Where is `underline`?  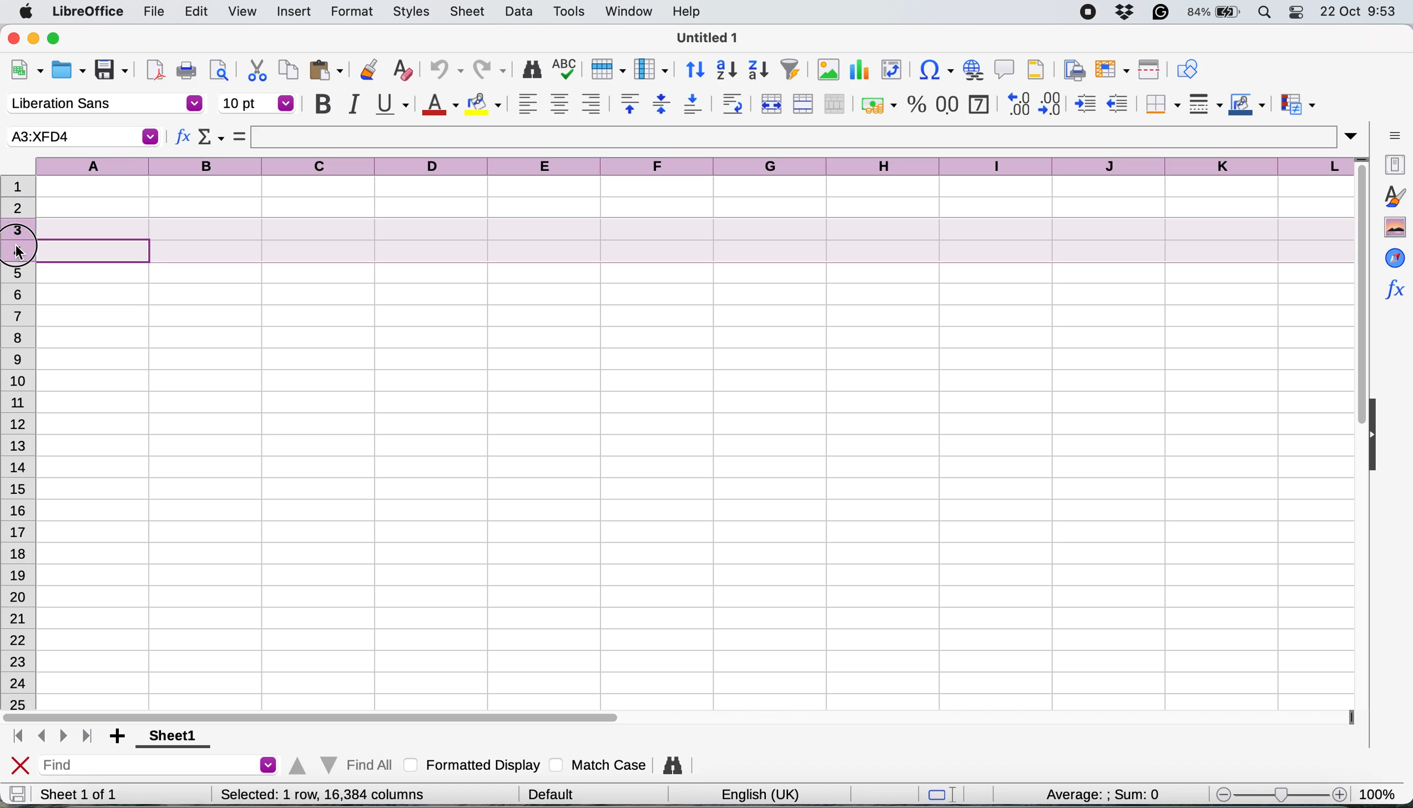 underline is located at coordinates (391, 103).